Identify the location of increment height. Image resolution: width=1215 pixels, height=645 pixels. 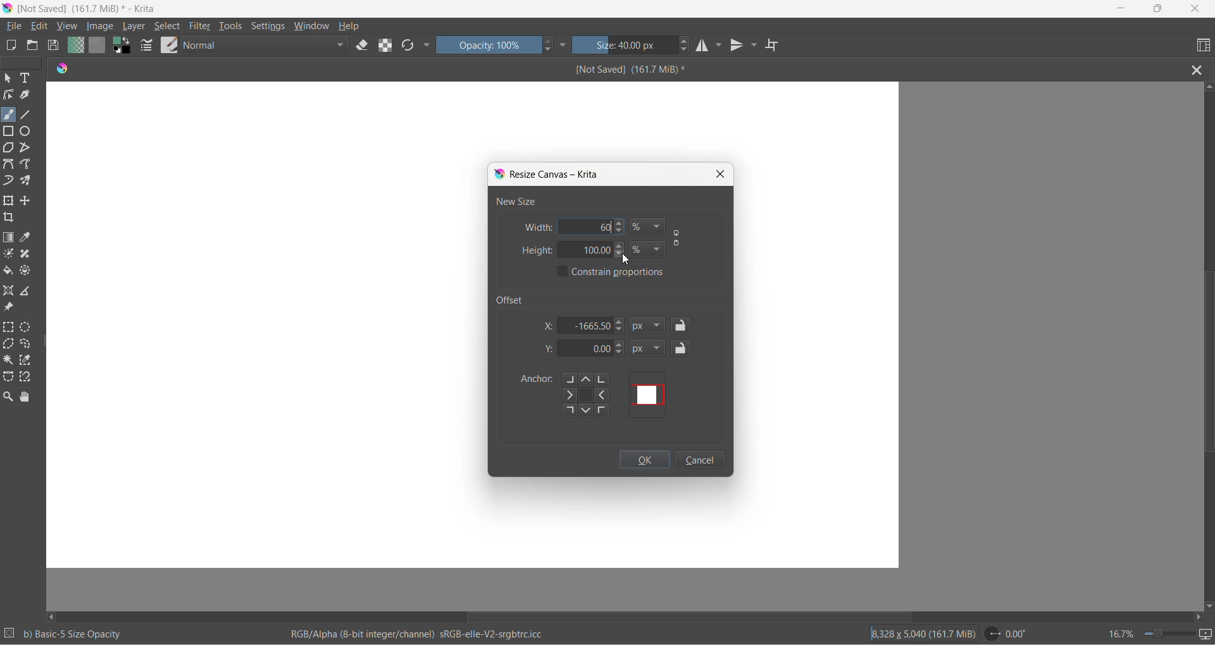
(621, 246).